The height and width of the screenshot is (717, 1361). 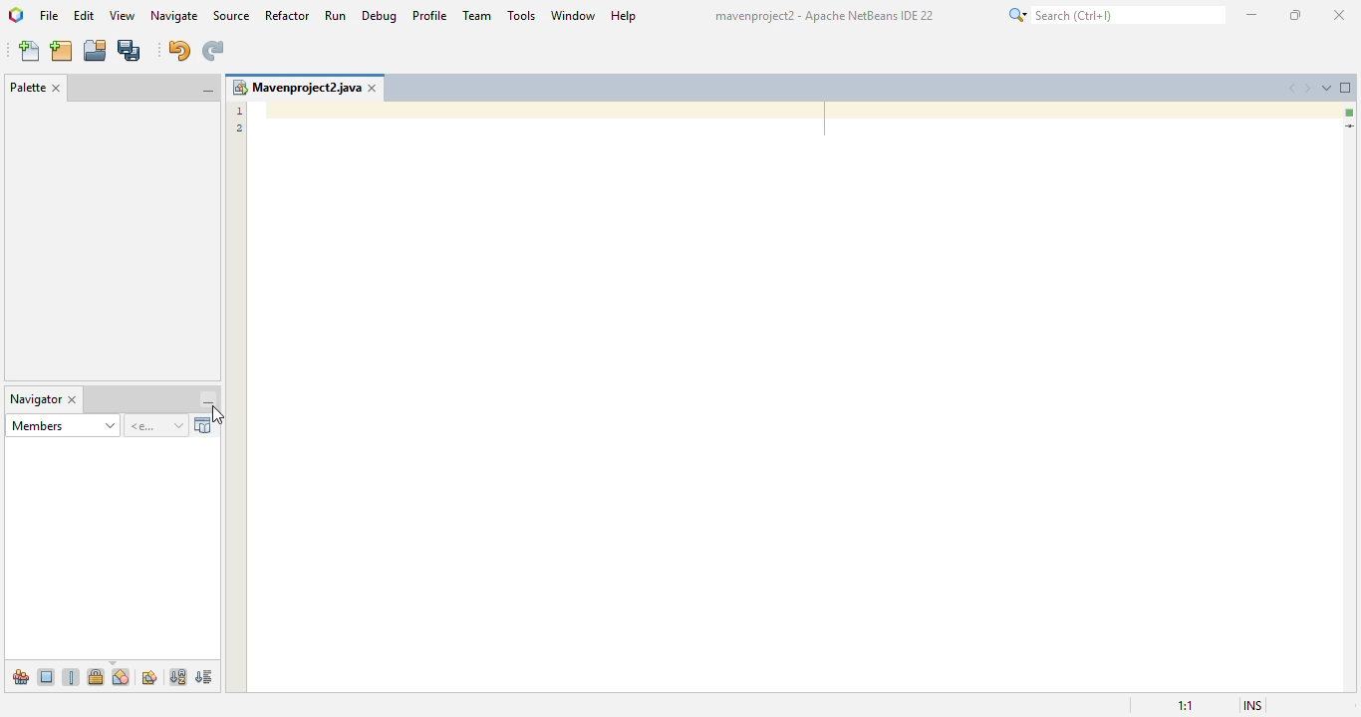 What do you see at coordinates (149, 677) in the screenshot?
I see `full qualified names` at bounding box center [149, 677].